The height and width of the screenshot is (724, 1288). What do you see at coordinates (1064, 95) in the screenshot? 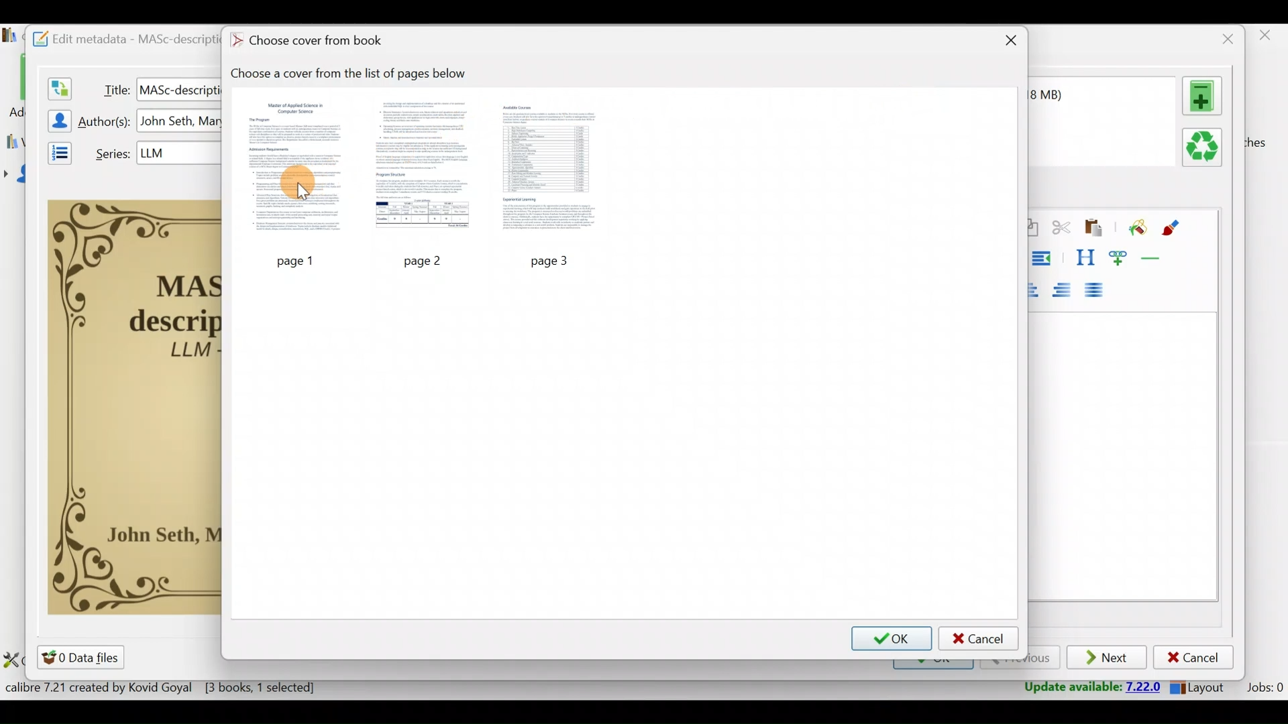
I see `Last modified` at bounding box center [1064, 95].